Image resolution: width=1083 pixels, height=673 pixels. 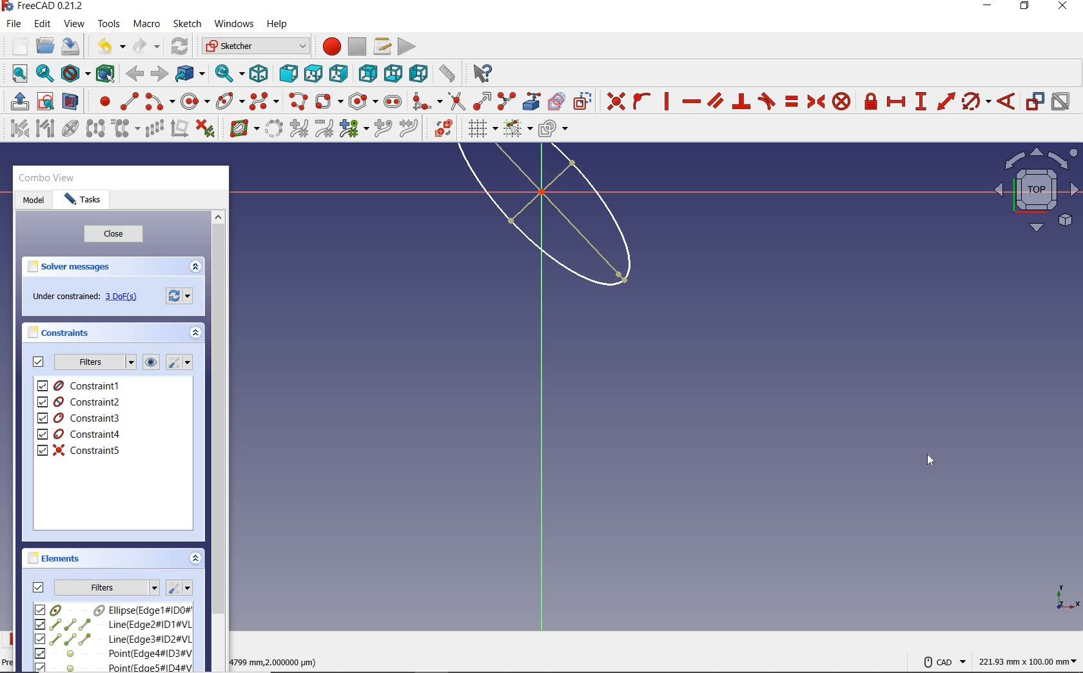 What do you see at coordinates (313, 71) in the screenshot?
I see `top` at bounding box center [313, 71].